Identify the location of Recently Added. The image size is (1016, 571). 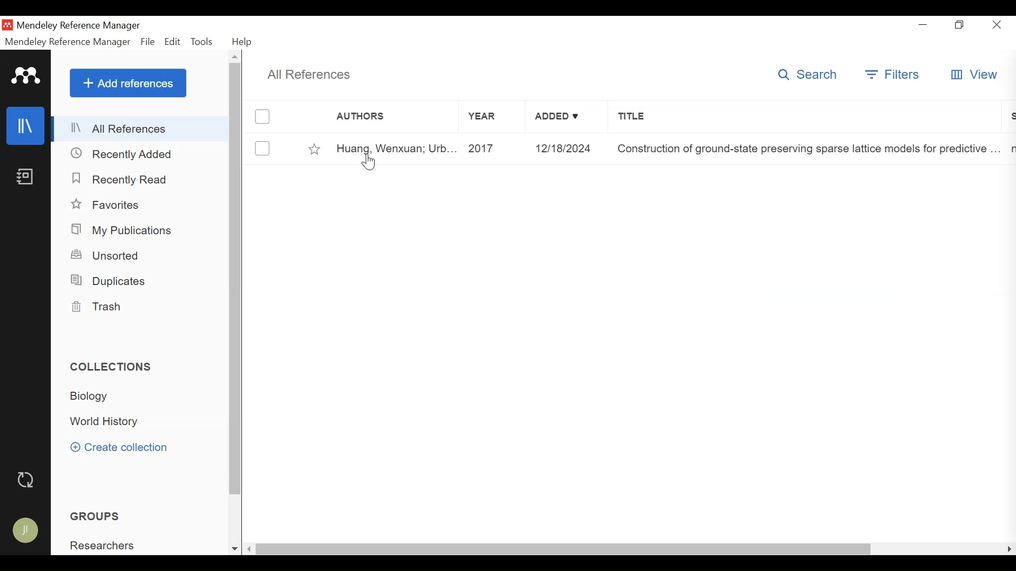
(122, 154).